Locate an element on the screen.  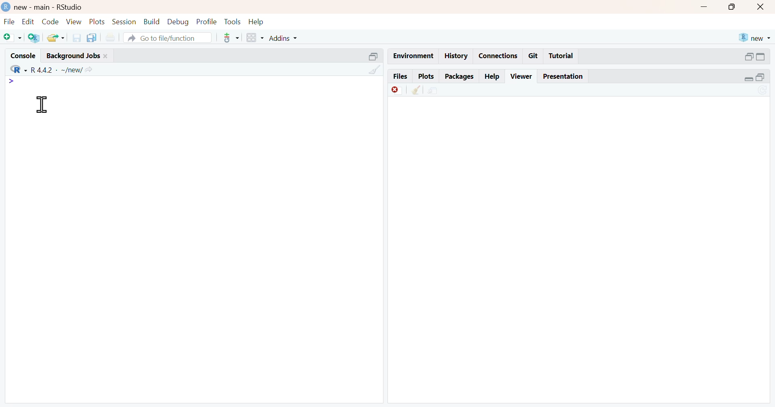
open an existing file is located at coordinates (55, 38).